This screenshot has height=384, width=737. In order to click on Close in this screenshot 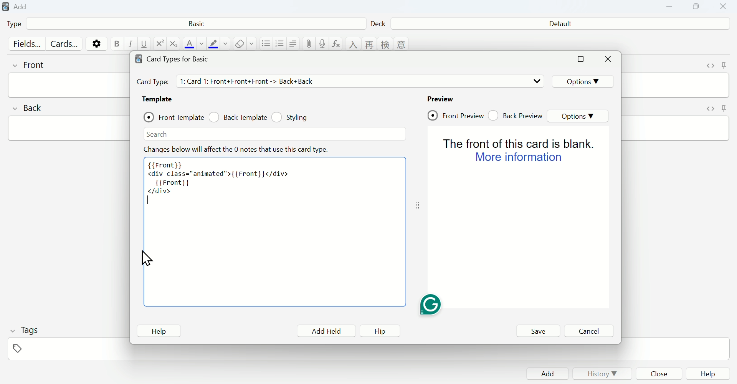, I will do `click(608, 60)`.